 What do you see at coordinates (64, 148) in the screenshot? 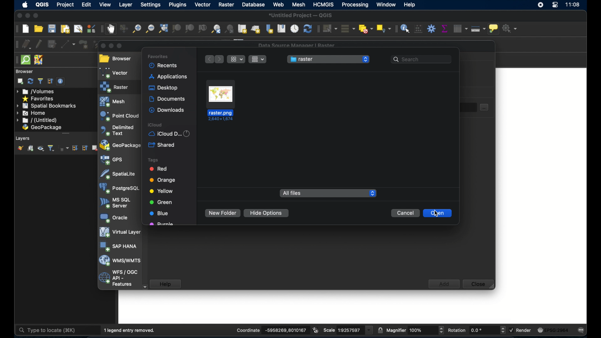
I see `filter layer by expression` at bounding box center [64, 148].